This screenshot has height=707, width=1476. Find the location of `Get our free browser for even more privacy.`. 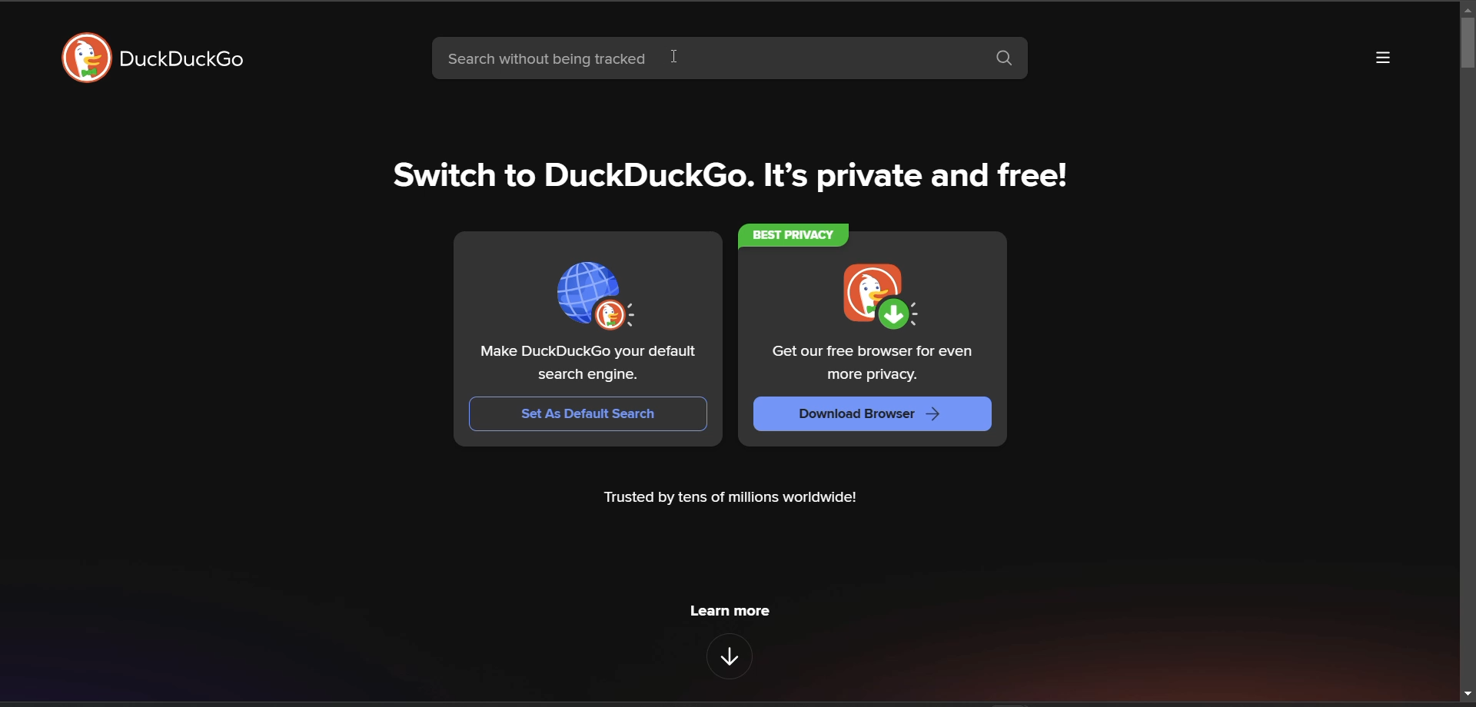

Get our free browser for even more privacy. is located at coordinates (874, 363).